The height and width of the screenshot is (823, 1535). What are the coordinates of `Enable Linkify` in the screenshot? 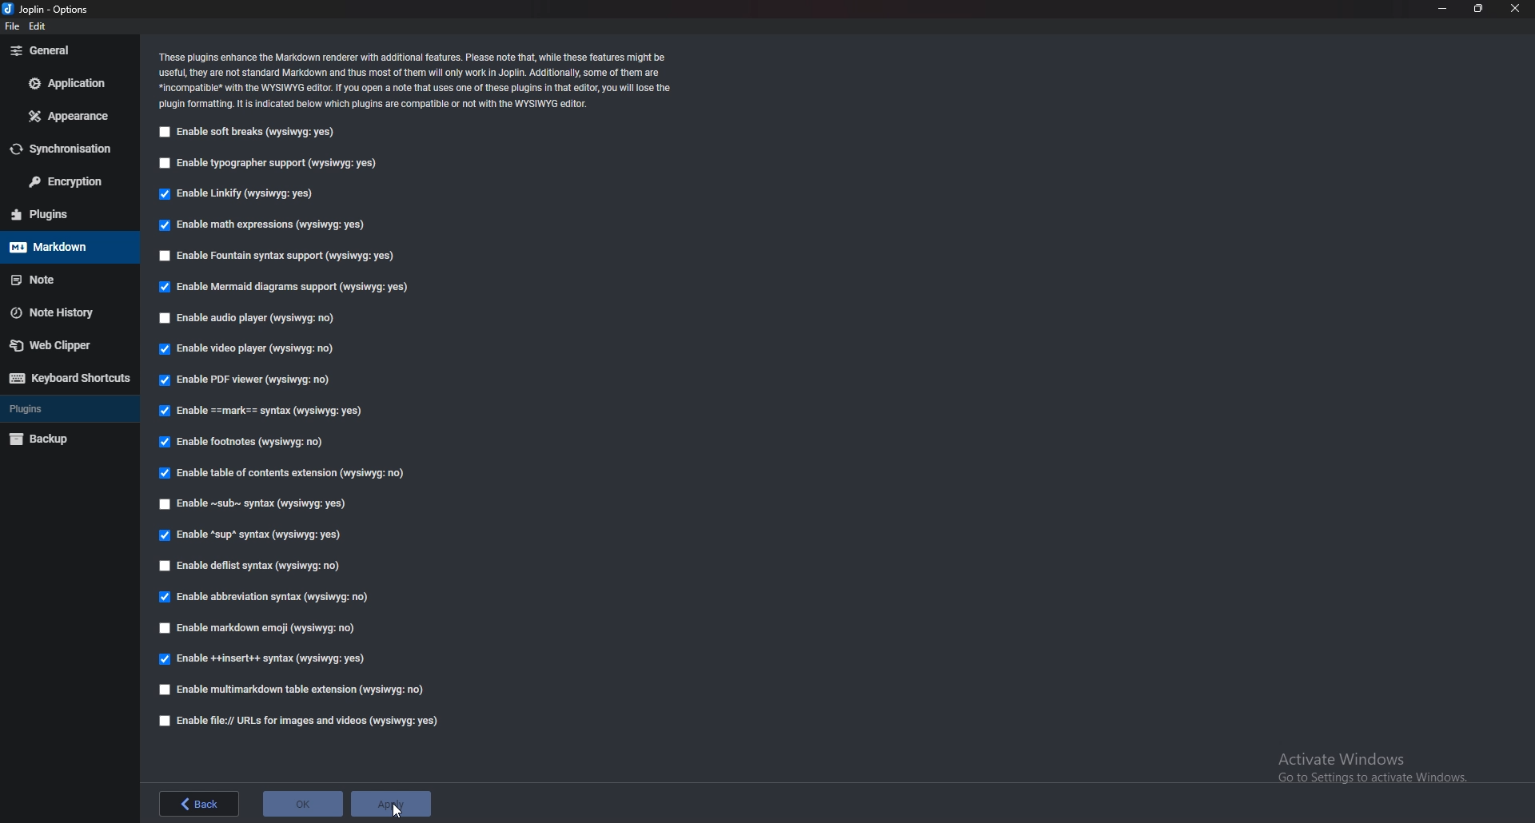 It's located at (234, 195).